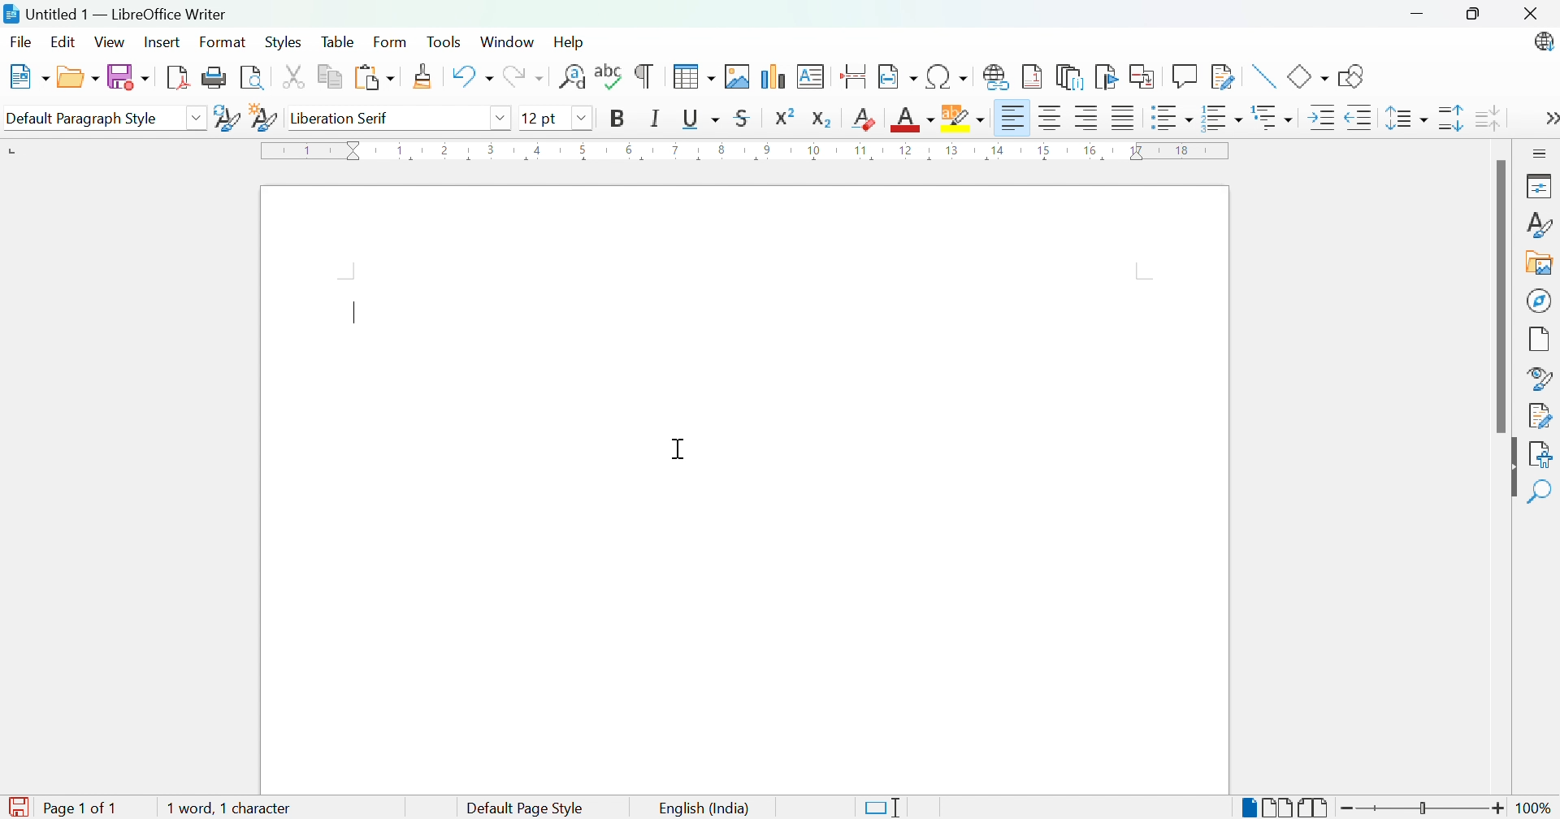 The height and width of the screenshot is (819, 1560). Describe the element at coordinates (695, 76) in the screenshot. I see `Insert table` at that location.